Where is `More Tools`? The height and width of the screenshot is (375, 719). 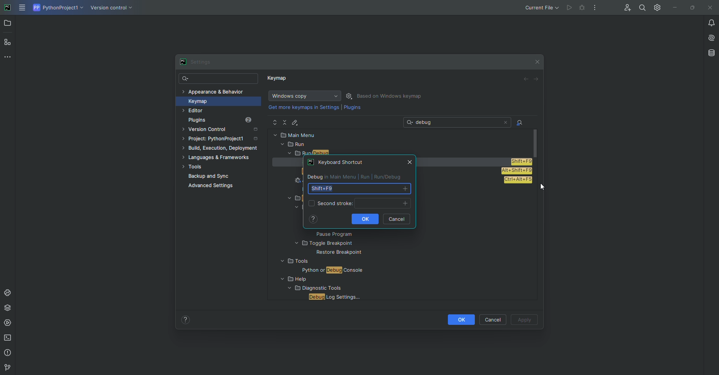
More Tools is located at coordinates (9, 57).